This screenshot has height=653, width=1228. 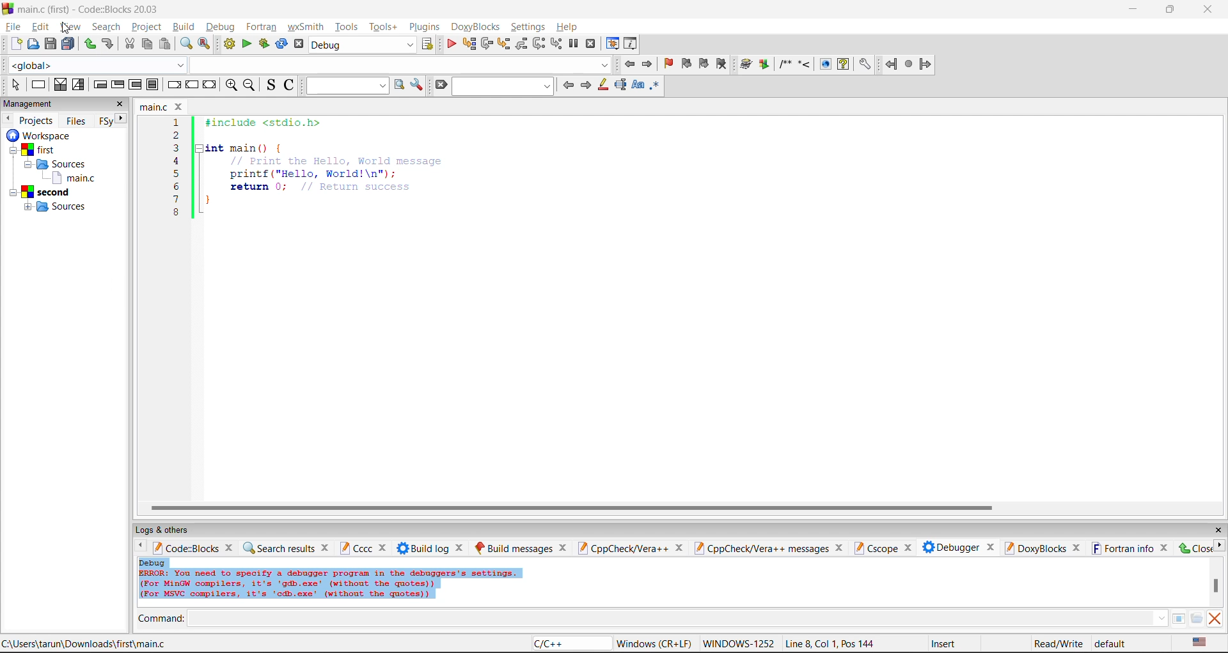 I want to click on find, so click(x=185, y=44).